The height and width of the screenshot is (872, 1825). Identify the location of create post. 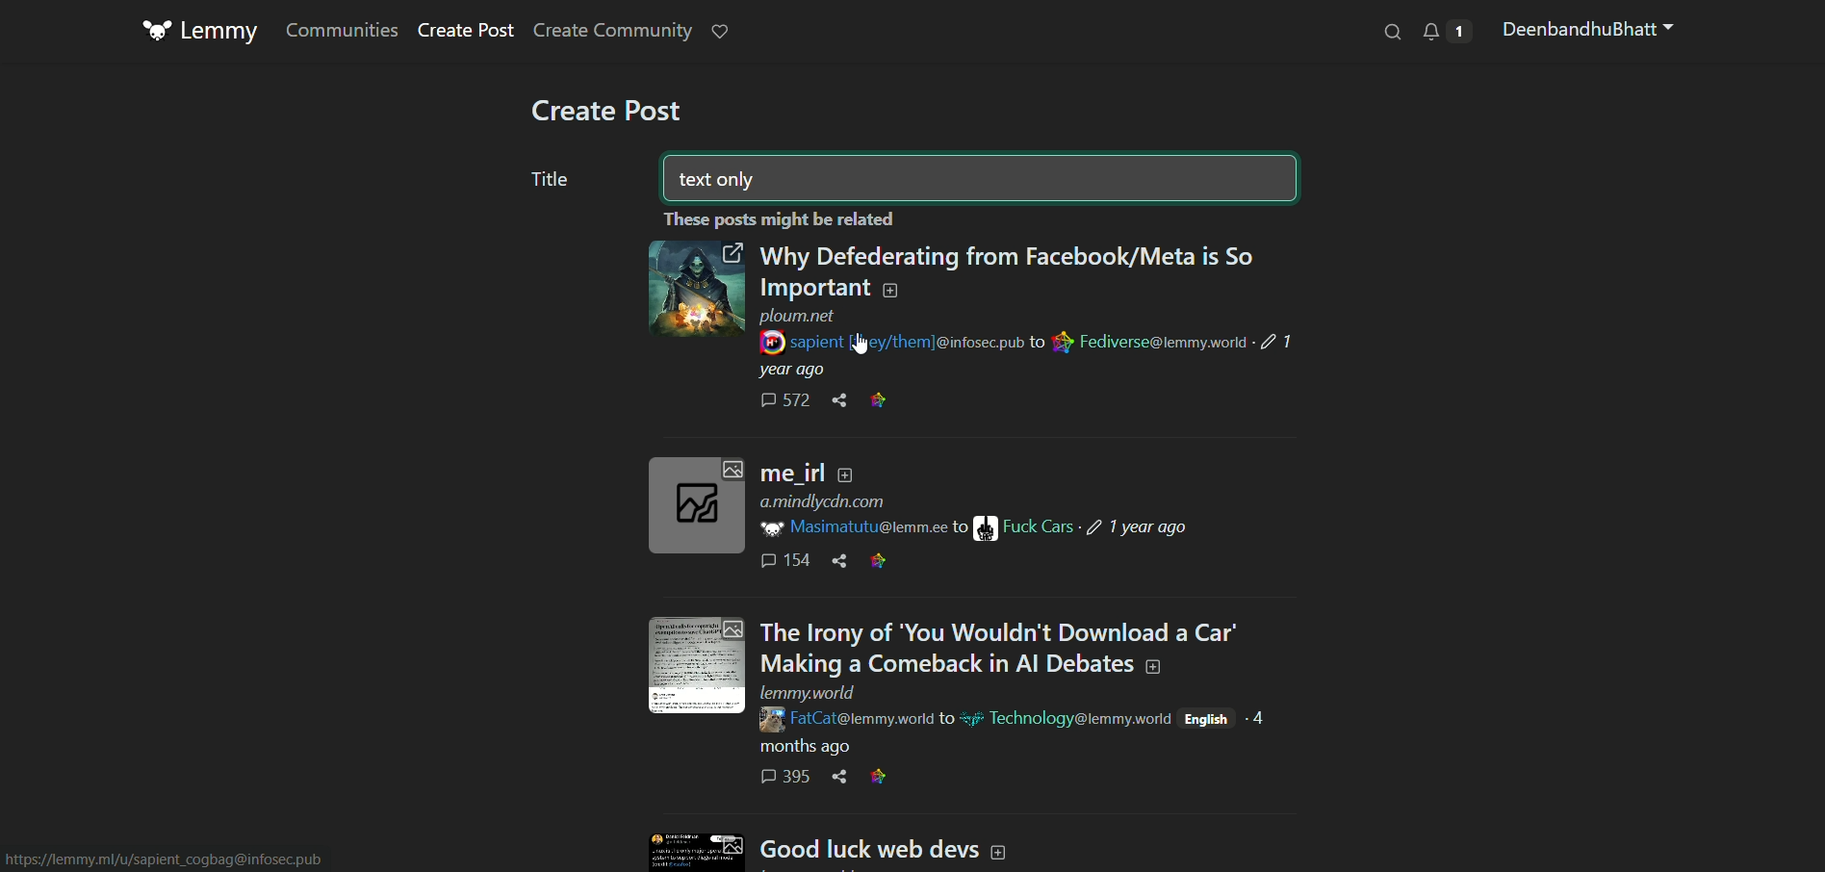
(605, 114).